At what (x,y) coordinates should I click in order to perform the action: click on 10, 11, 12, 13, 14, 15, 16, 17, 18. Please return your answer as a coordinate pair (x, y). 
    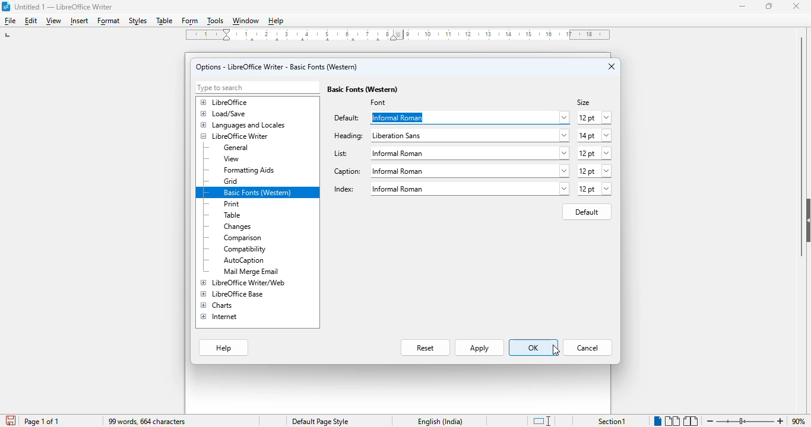
    Looking at the image, I should click on (509, 34).